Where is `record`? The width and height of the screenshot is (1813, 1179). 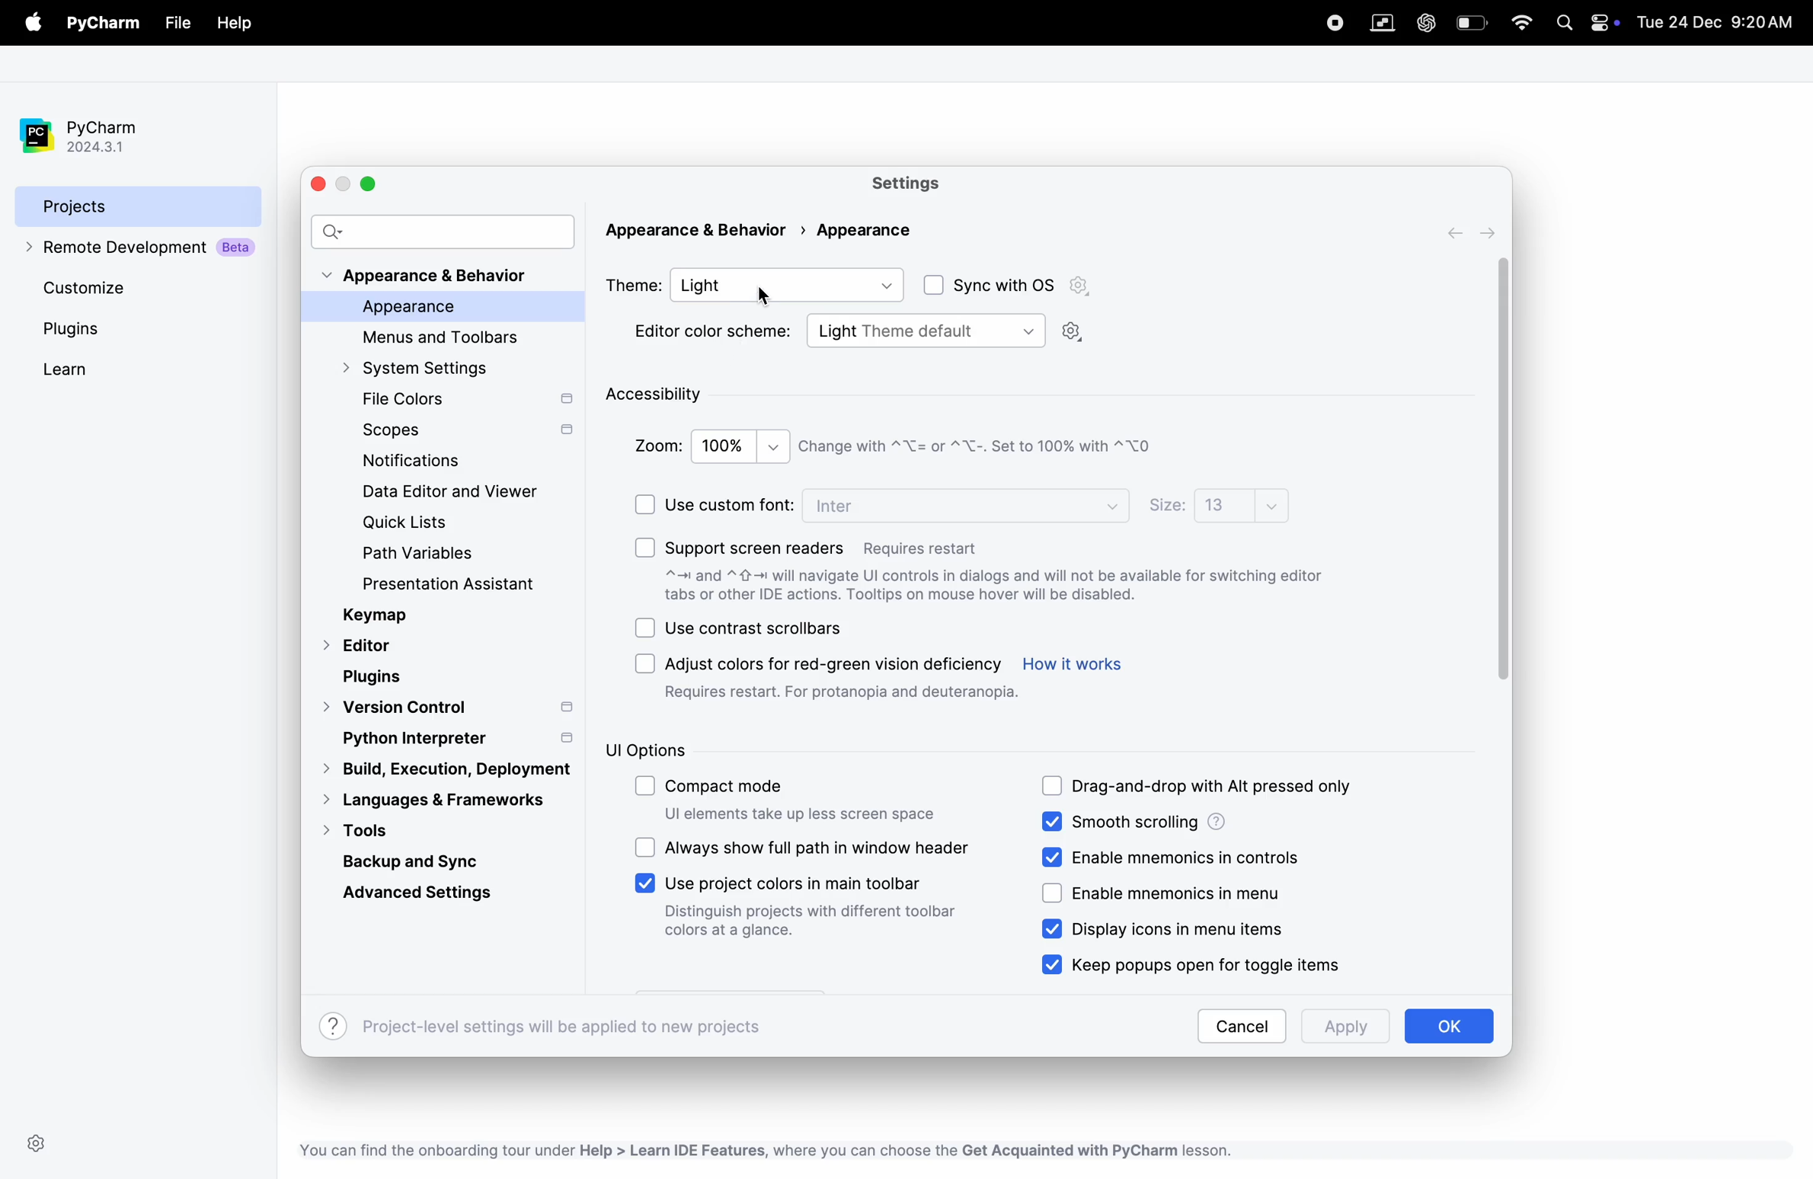
record is located at coordinates (1326, 21).